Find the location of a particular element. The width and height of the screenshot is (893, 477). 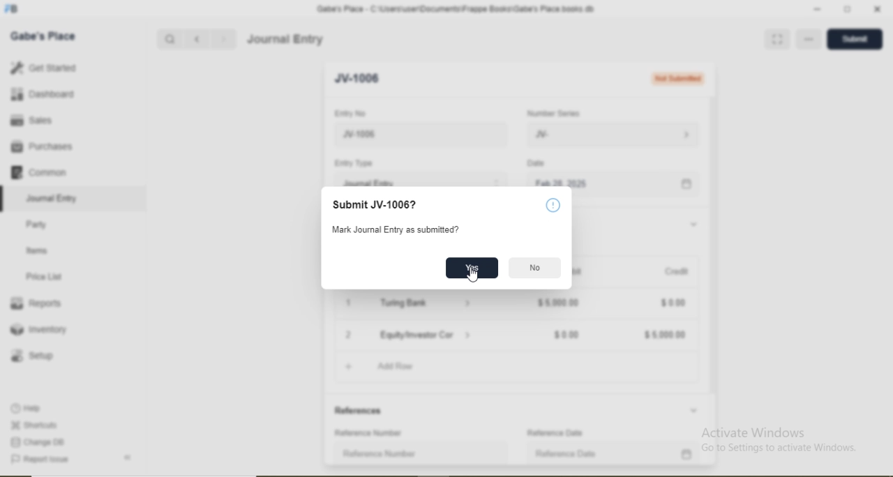

‘Mark Journal Entry as submitted? is located at coordinates (395, 229).